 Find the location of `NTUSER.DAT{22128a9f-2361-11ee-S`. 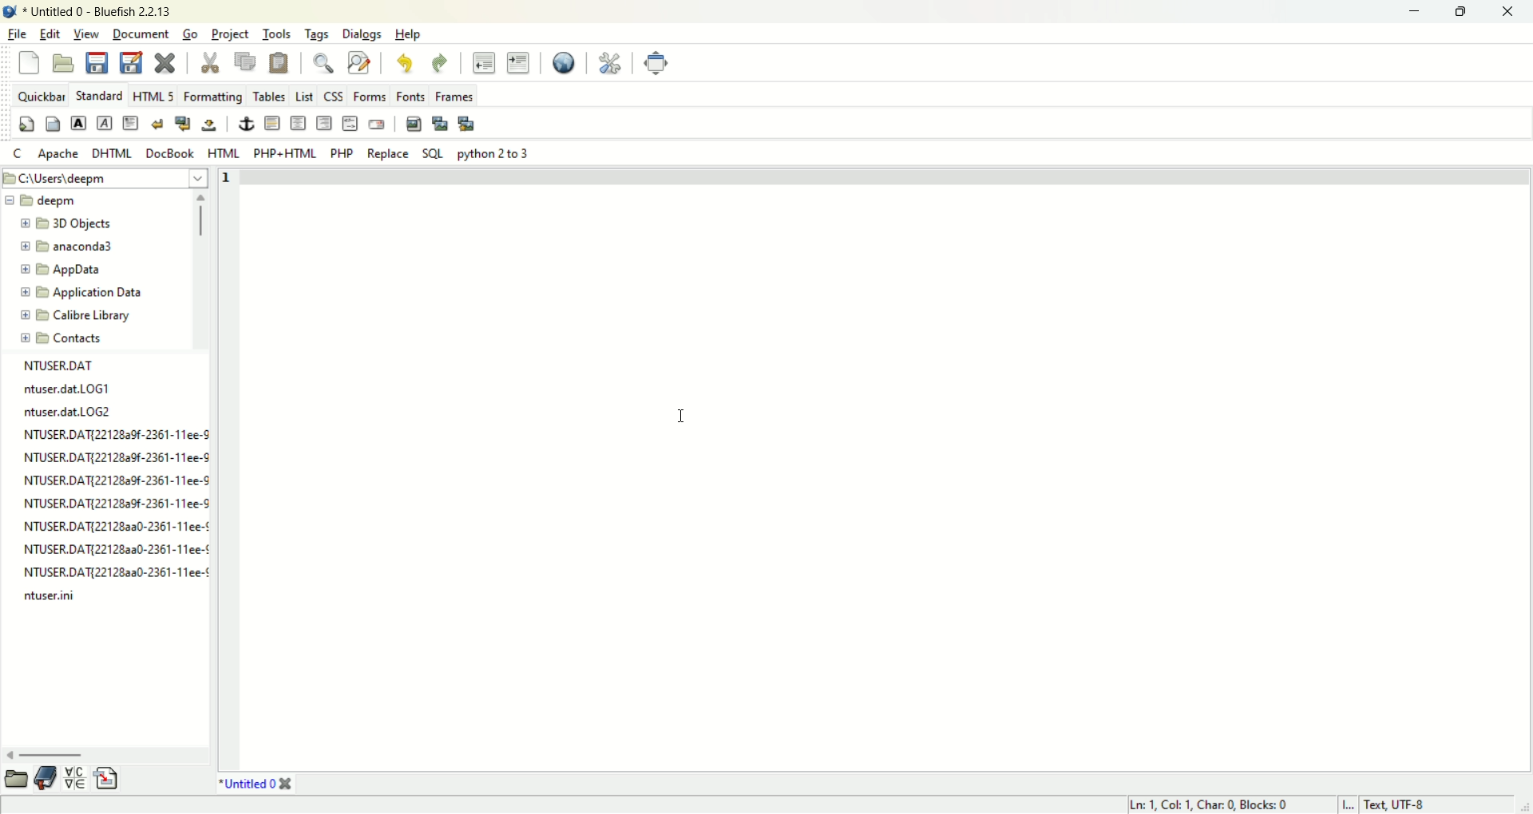

NTUSER.DAT{22128a9f-2361-11ee-S is located at coordinates (109, 480).